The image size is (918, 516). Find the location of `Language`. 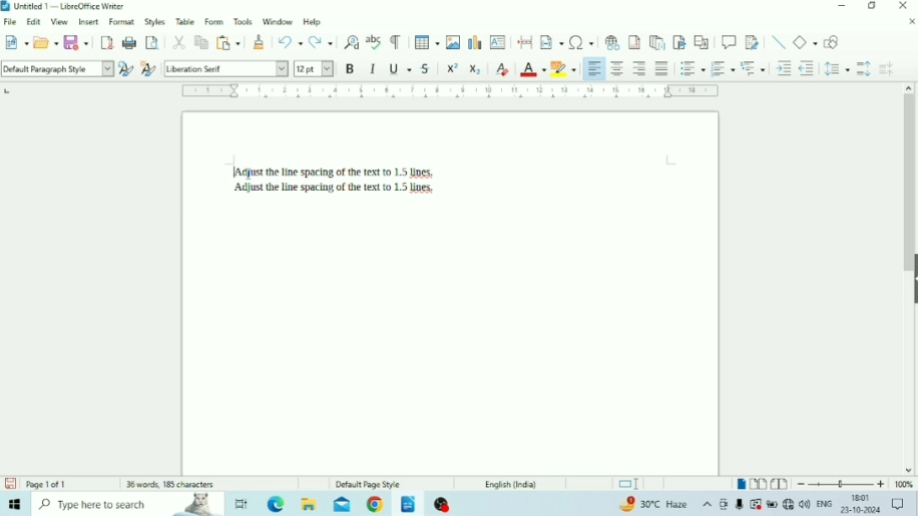

Language is located at coordinates (511, 484).